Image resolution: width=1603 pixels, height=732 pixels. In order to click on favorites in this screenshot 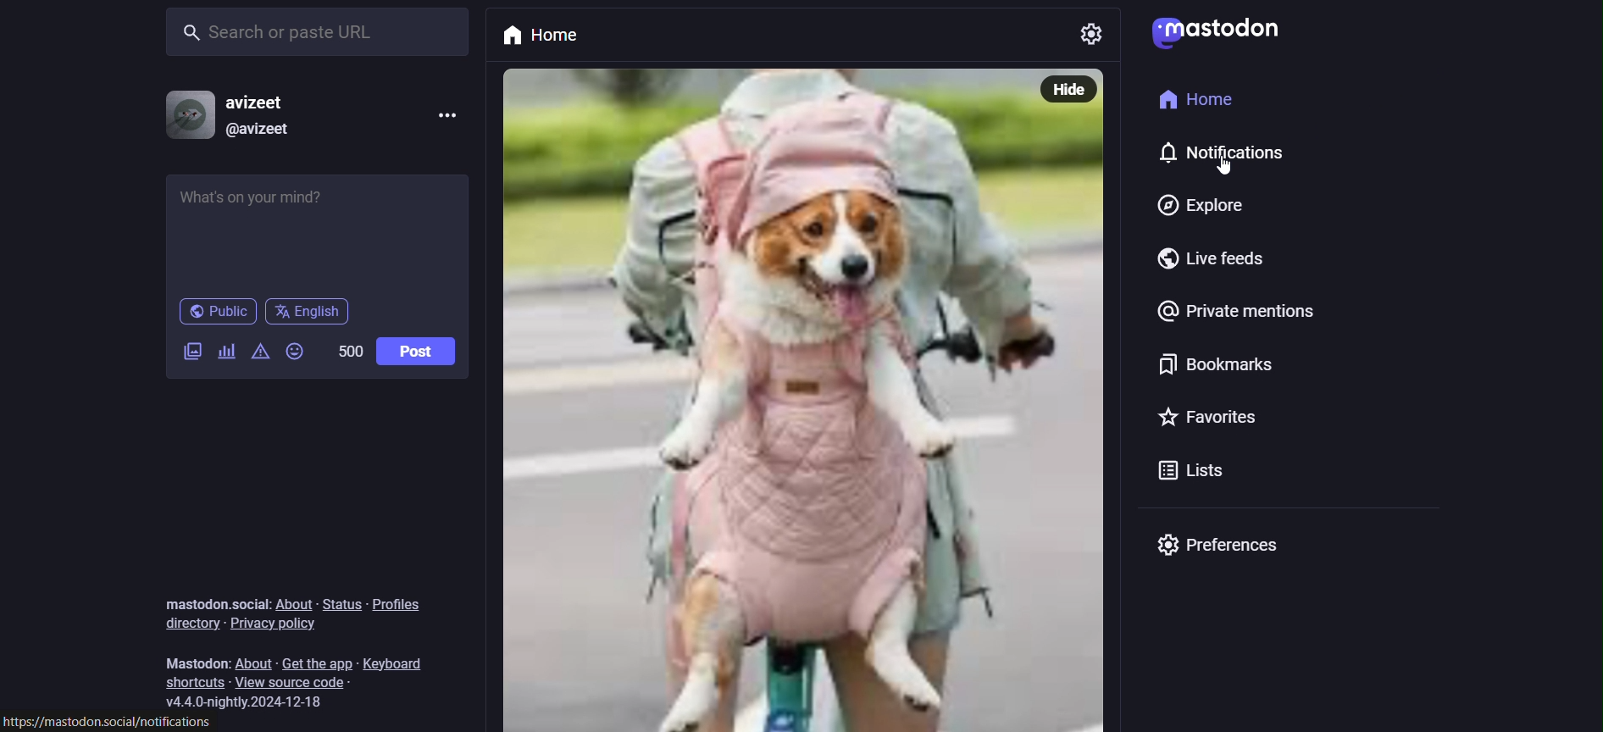, I will do `click(1210, 419)`.